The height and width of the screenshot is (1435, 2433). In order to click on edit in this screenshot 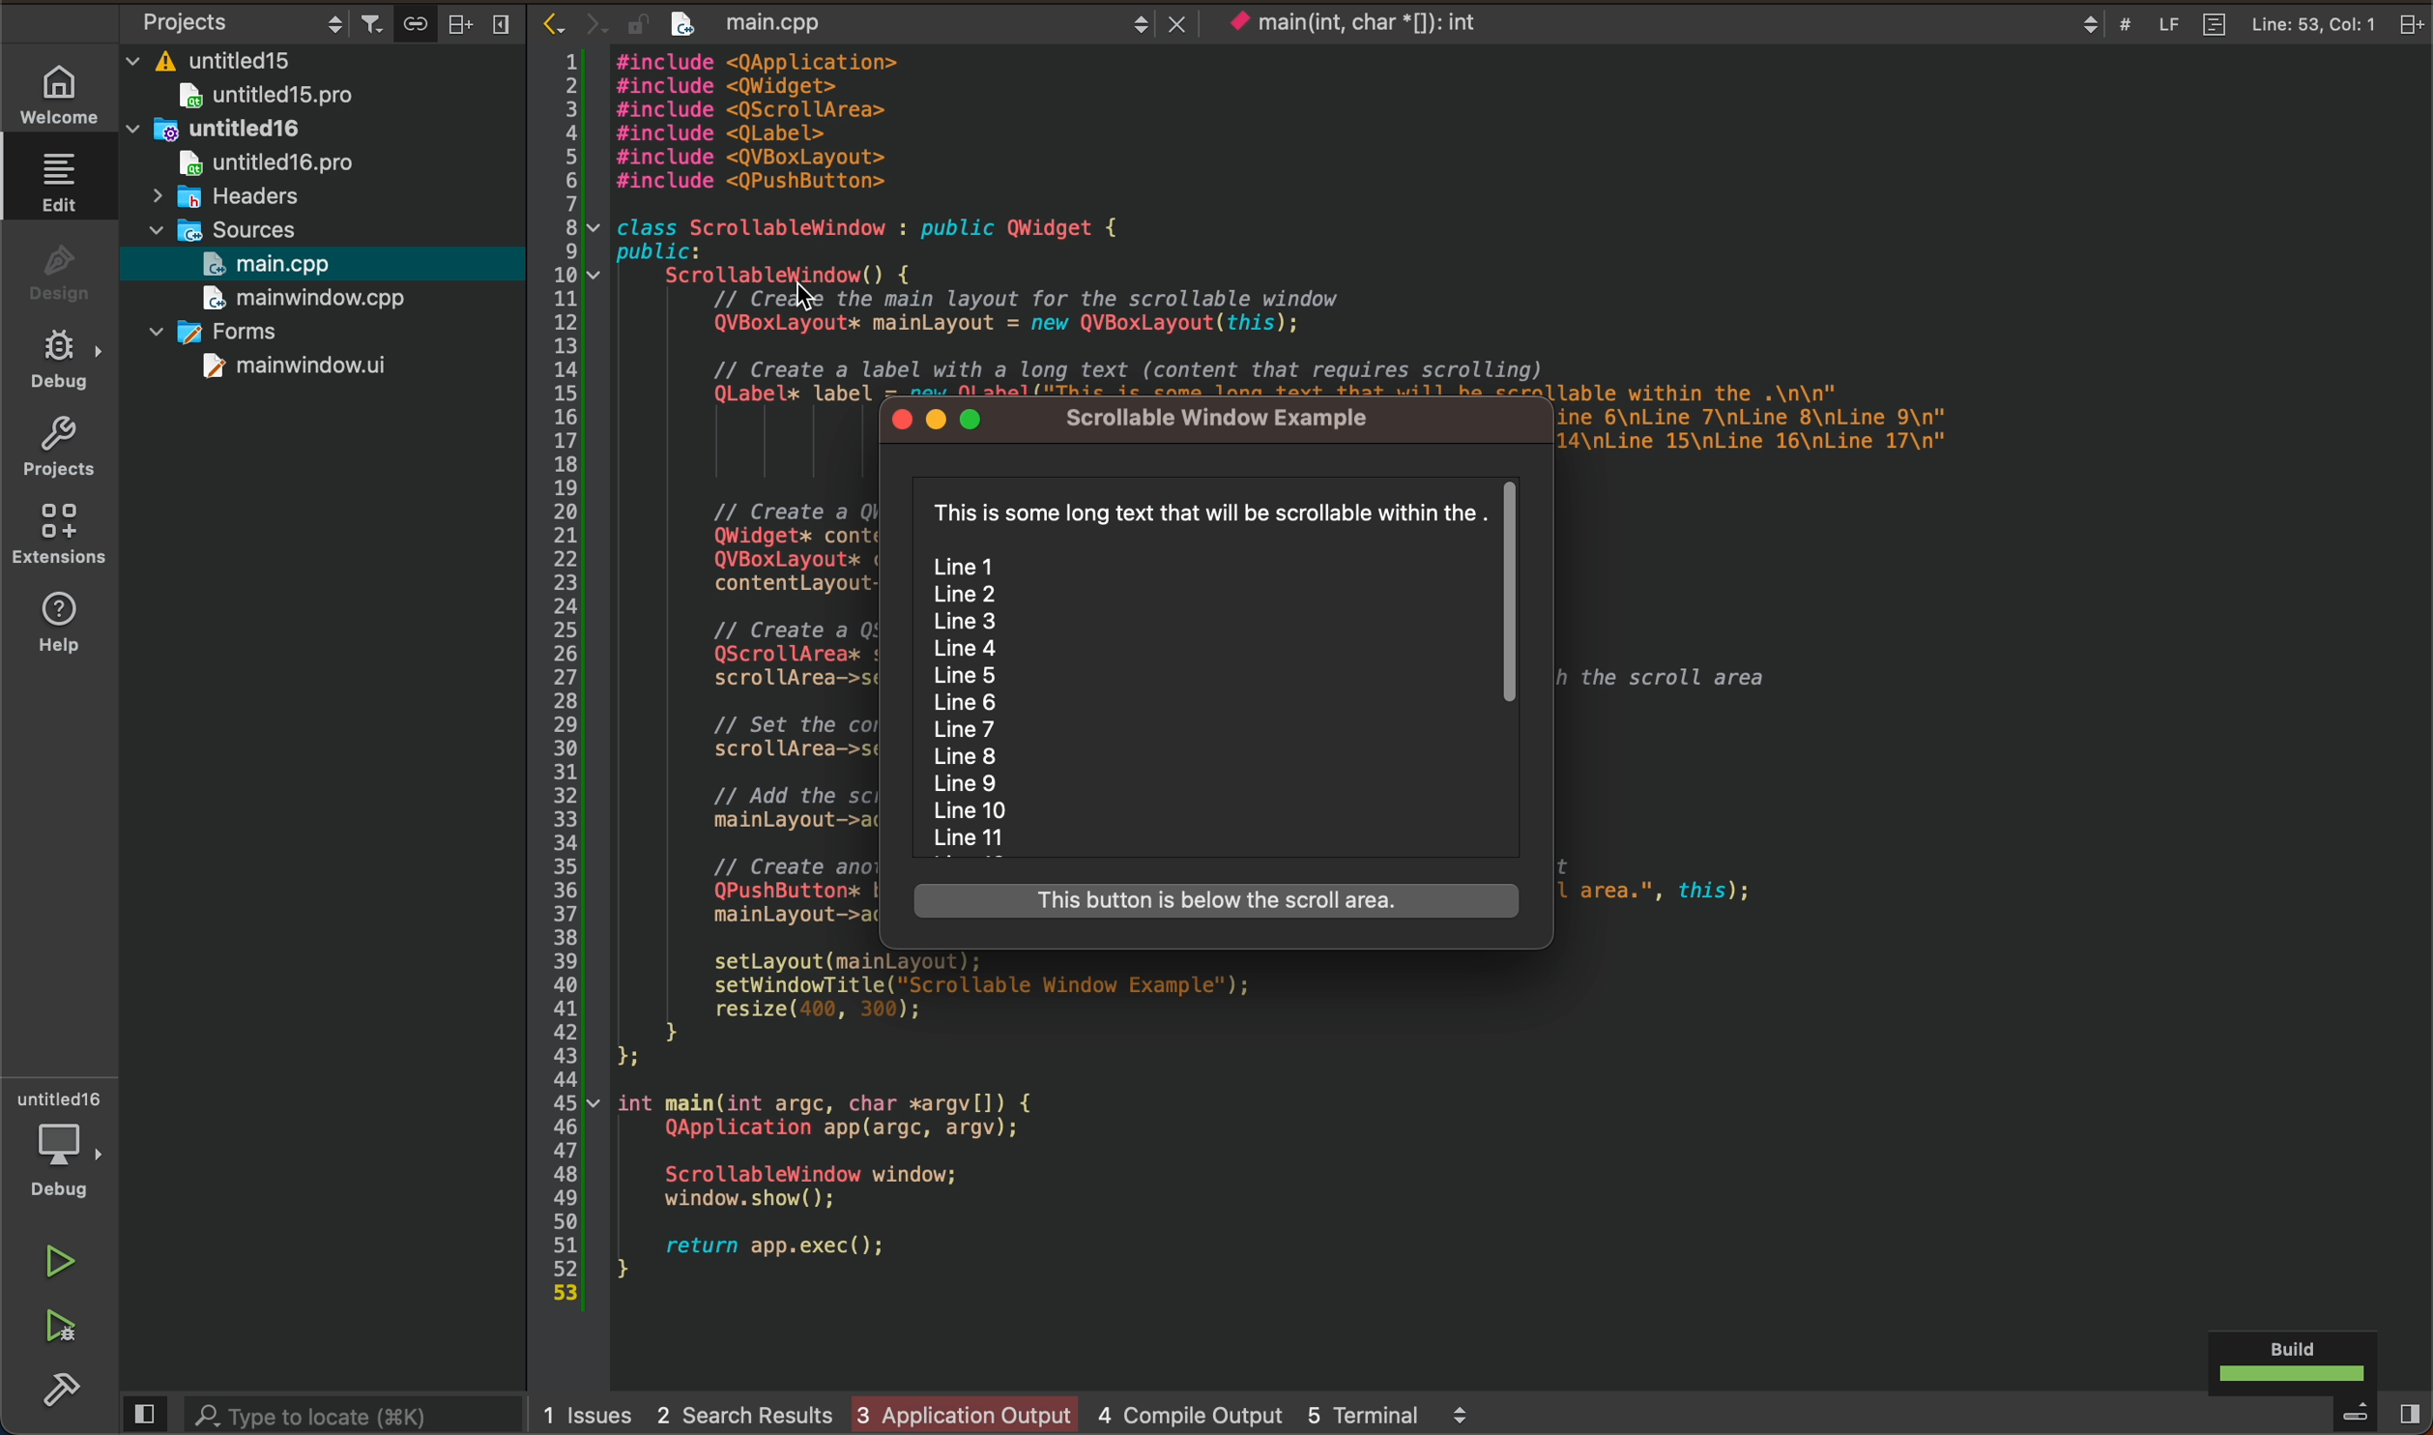, I will do `click(55, 182)`.